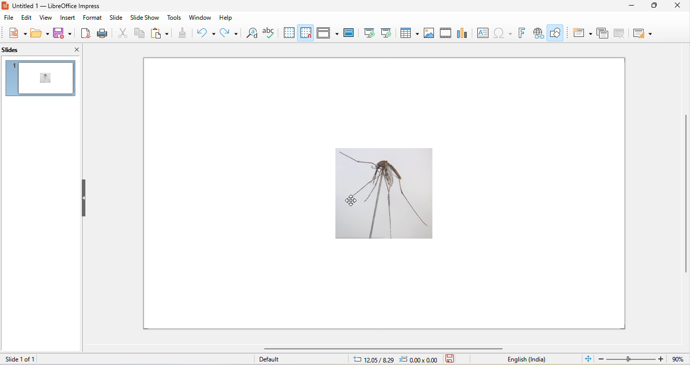 This screenshot has height=365, width=690. What do you see at coordinates (680, 6) in the screenshot?
I see `close` at bounding box center [680, 6].